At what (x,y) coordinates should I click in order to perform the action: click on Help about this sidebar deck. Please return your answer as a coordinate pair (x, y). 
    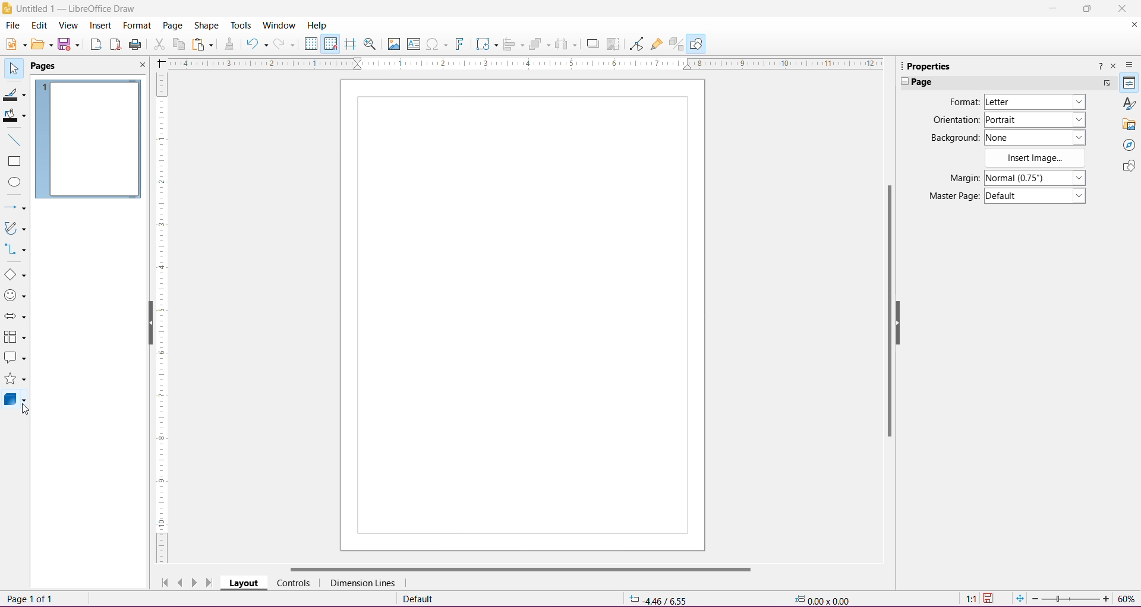
    Looking at the image, I should click on (1099, 68).